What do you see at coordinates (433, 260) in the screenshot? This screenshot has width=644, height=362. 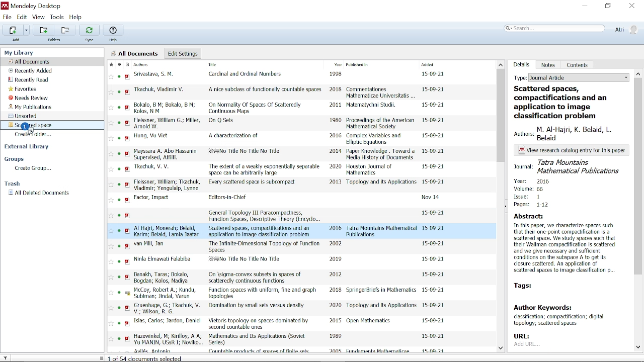 I see `date` at bounding box center [433, 260].